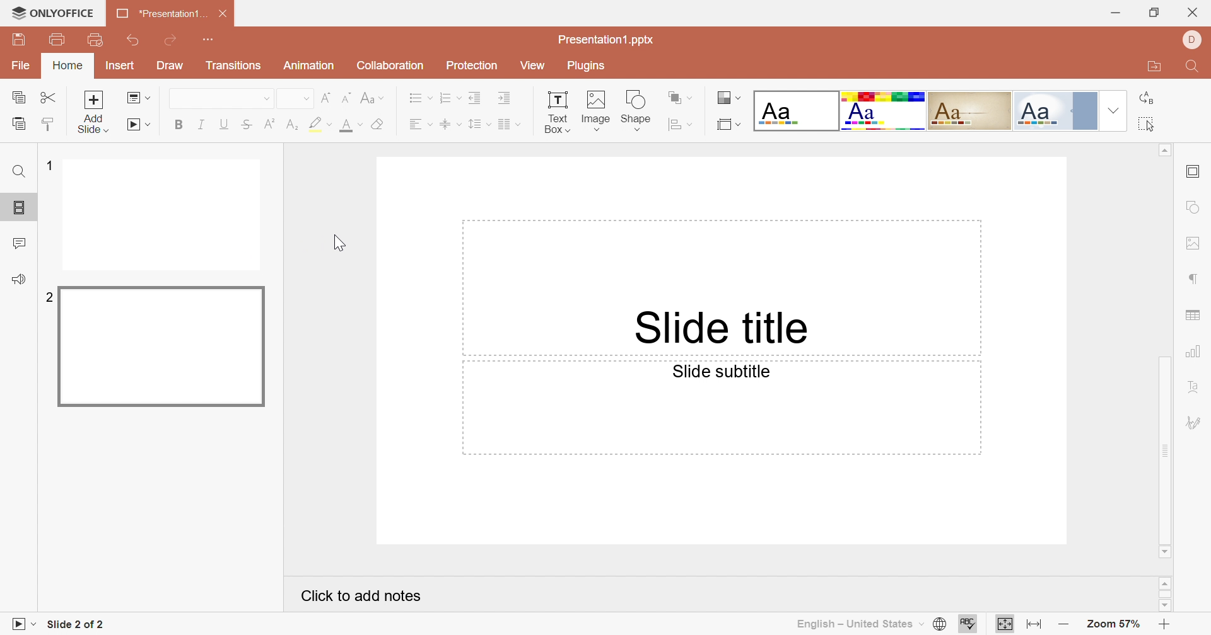 This screenshot has width=1211, height=635. Describe the element at coordinates (19, 122) in the screenshot. I see `Paste` at that location.